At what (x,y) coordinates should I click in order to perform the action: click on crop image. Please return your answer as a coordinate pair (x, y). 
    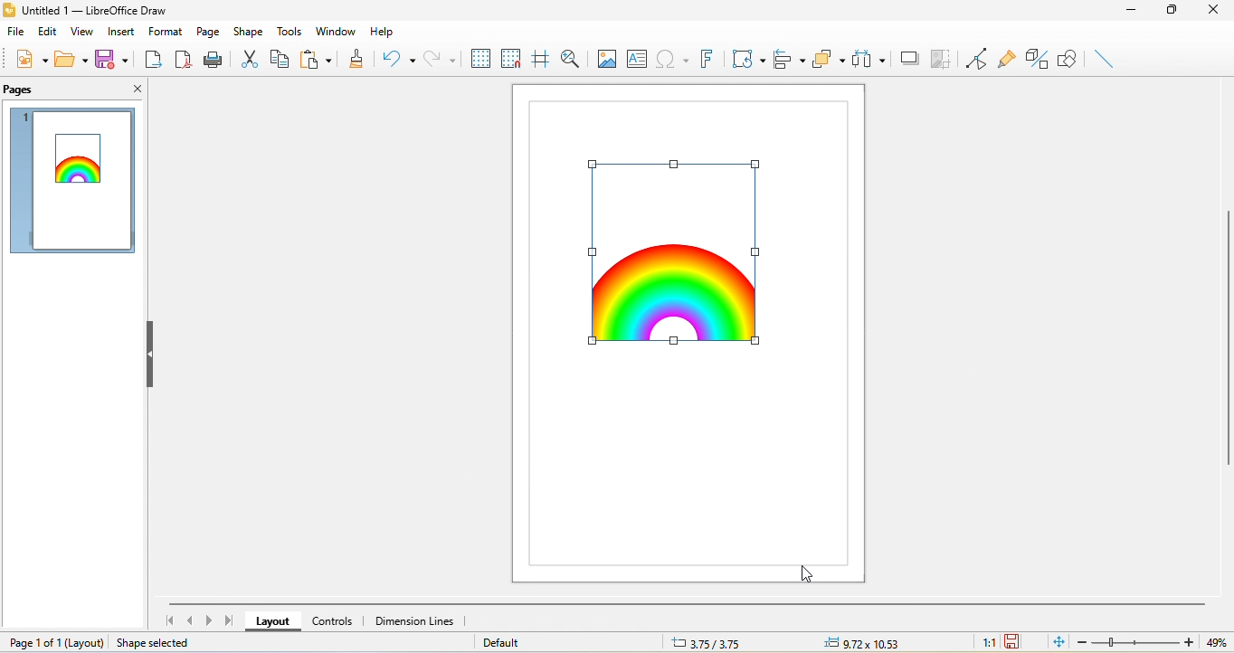
    Looking at the image, I should click on (942, 60).